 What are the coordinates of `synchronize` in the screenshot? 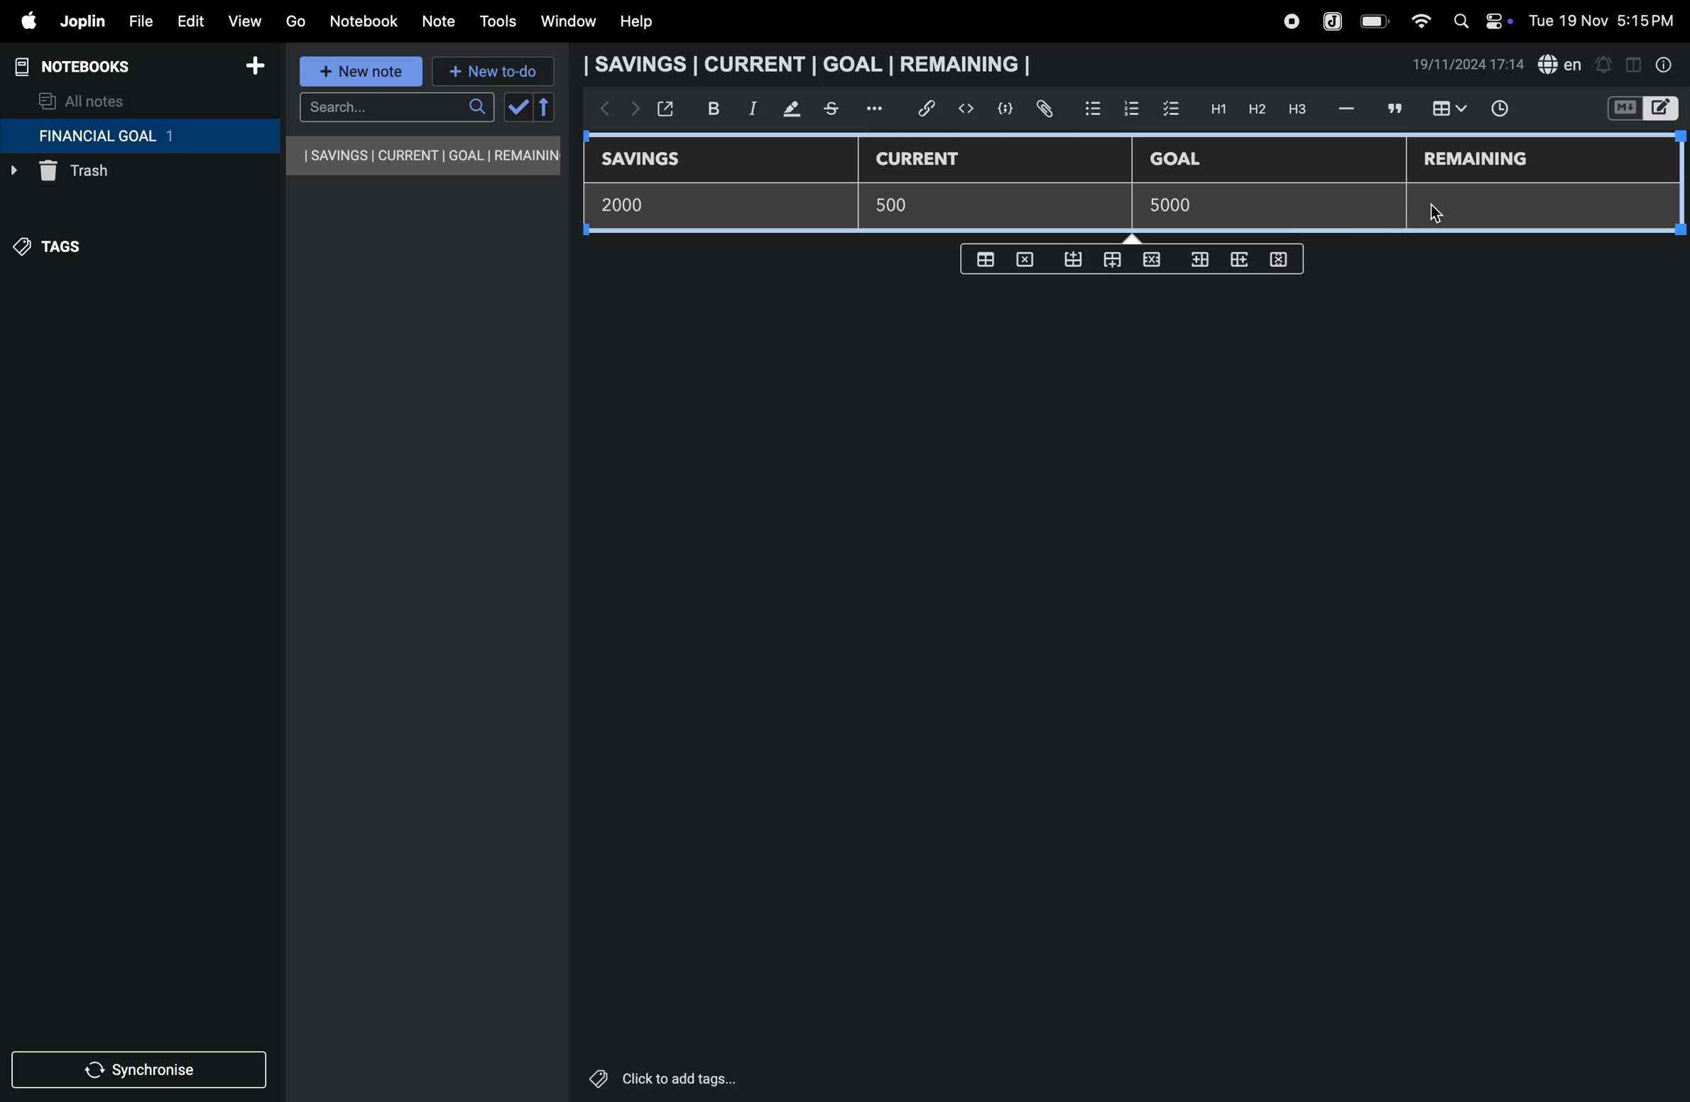 It's located at (141, 1067).